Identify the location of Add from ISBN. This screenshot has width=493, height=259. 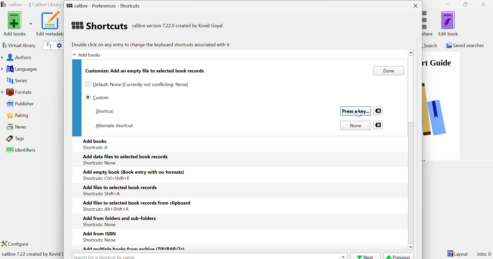
(99, 233).